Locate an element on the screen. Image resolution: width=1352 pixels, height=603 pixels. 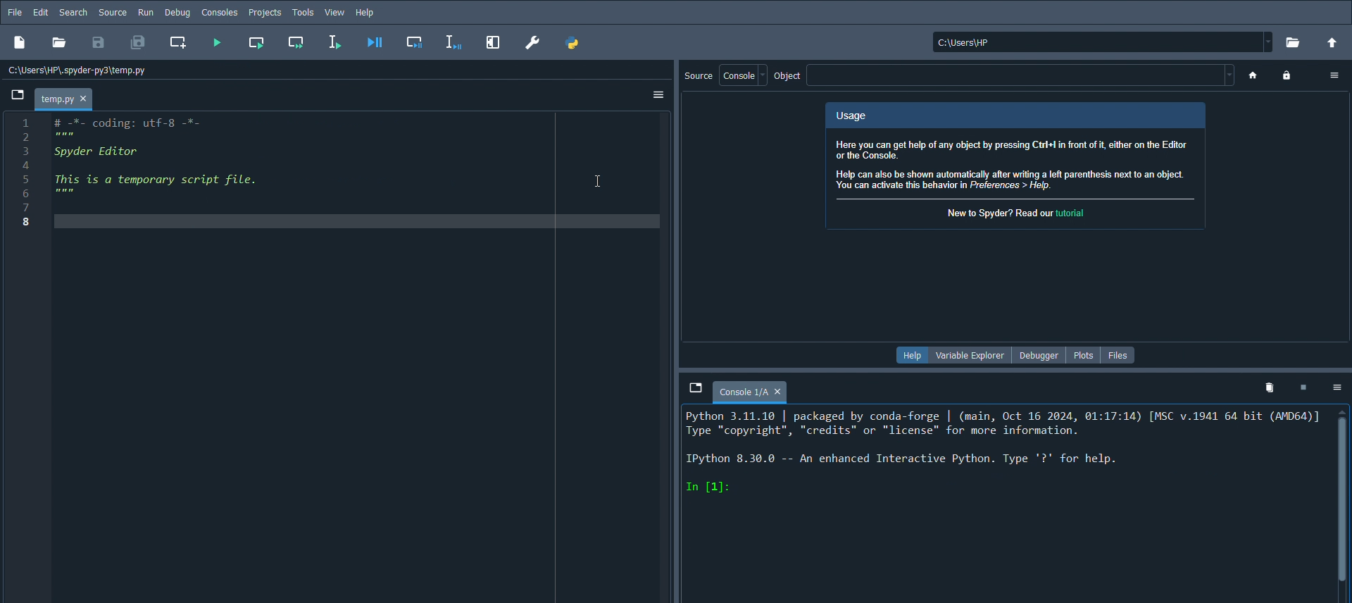
Save all files is located at coordinates (137, 42).